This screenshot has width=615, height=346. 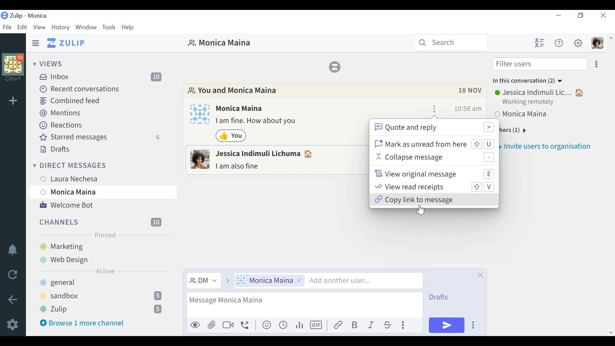 What do you see at coordinates (13, 79) in the screenshot?
I see `Ctrl+1 shortcut` at bounding box center [13, 79].